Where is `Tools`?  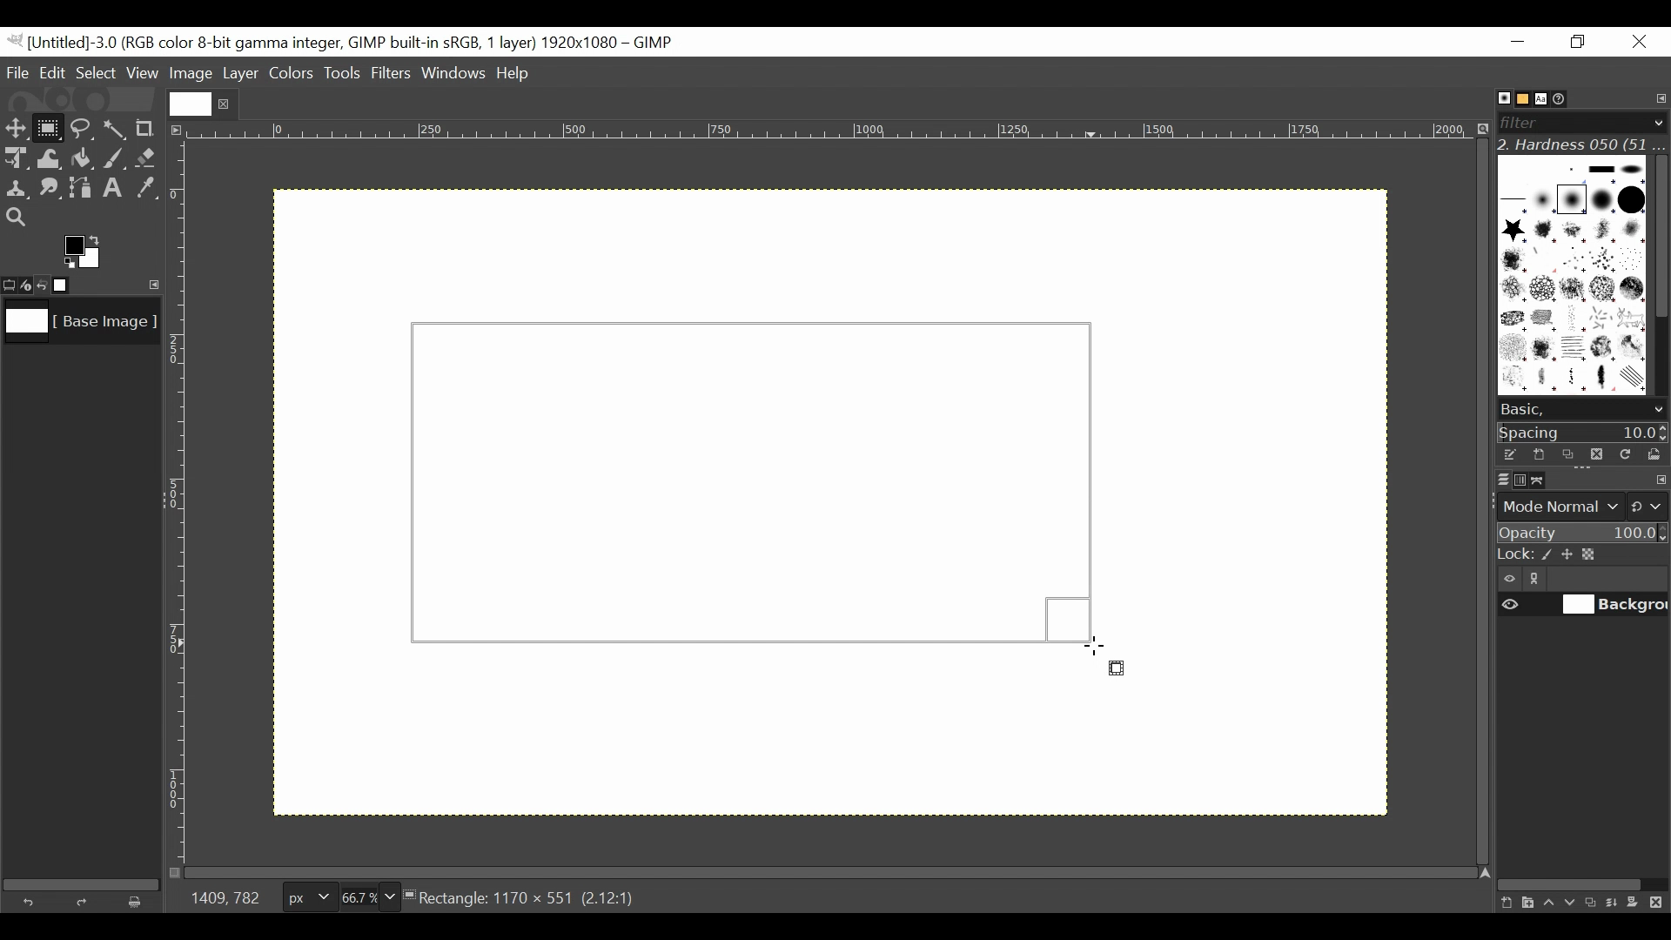
Tools is located at coordinates (344, 75).